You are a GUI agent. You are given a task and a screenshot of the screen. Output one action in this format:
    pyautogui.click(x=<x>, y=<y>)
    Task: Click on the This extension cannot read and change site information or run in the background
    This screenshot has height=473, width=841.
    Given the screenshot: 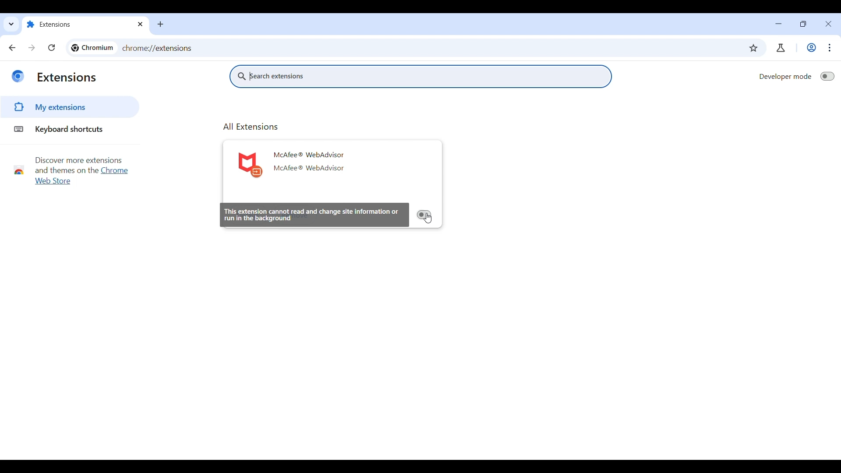 What is the action you would take?
    pyautogui.click(x=315, y=215)
    